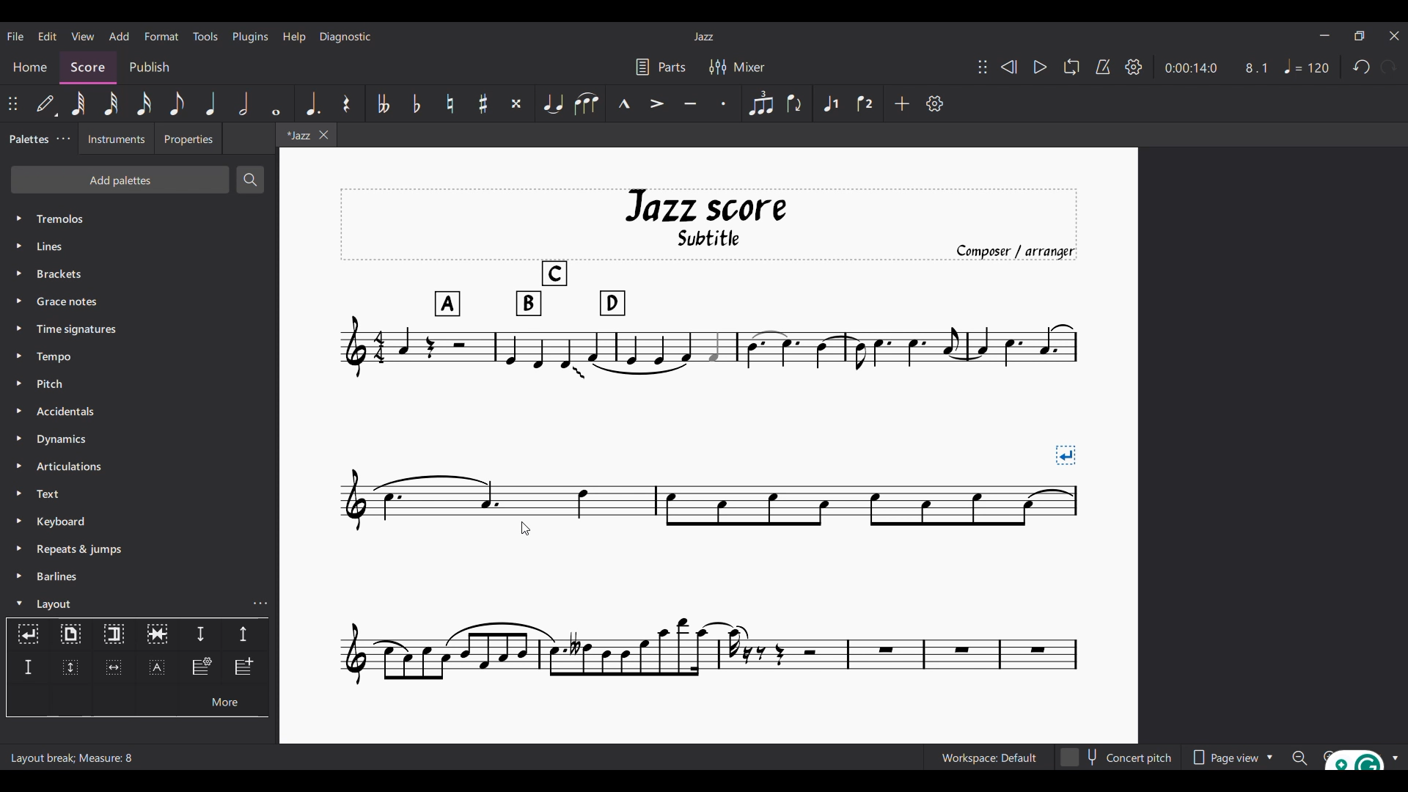  I want to click on Redo, so click(1388, 66).